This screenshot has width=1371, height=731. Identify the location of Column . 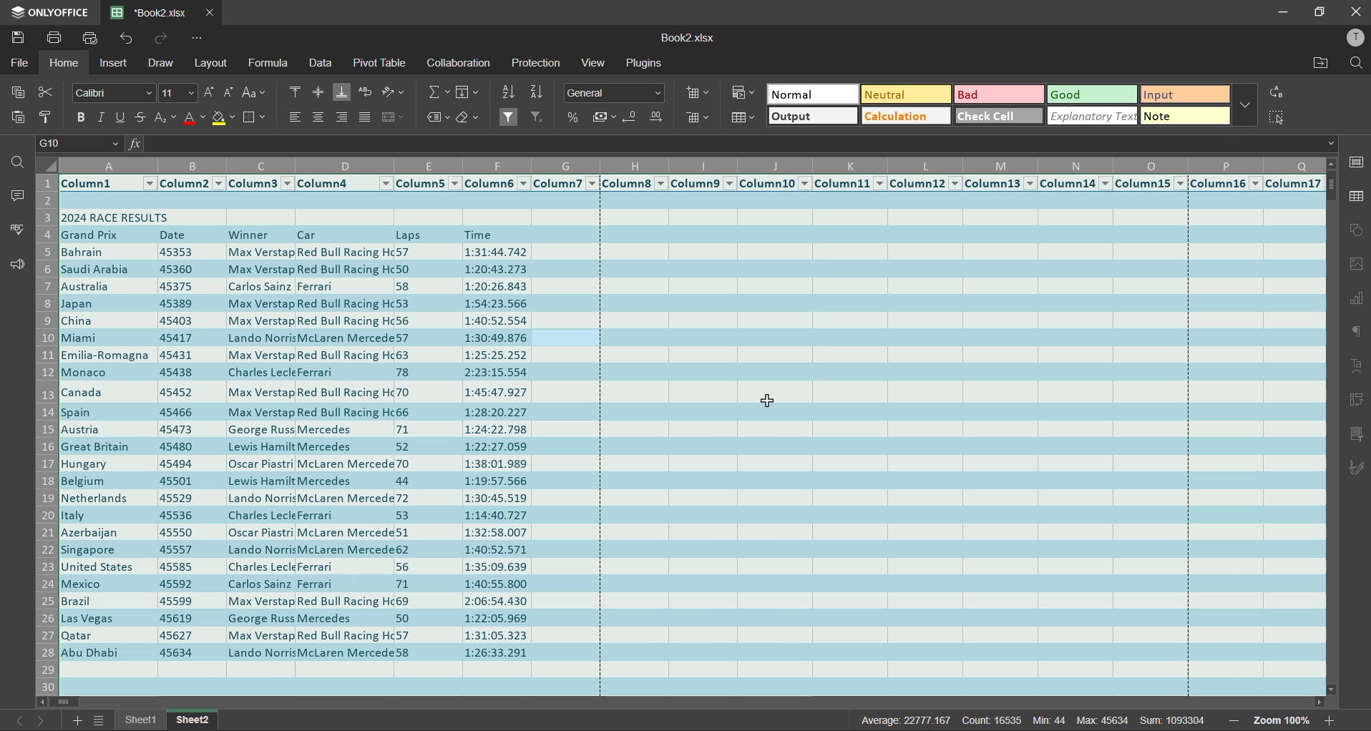
(190, 184).